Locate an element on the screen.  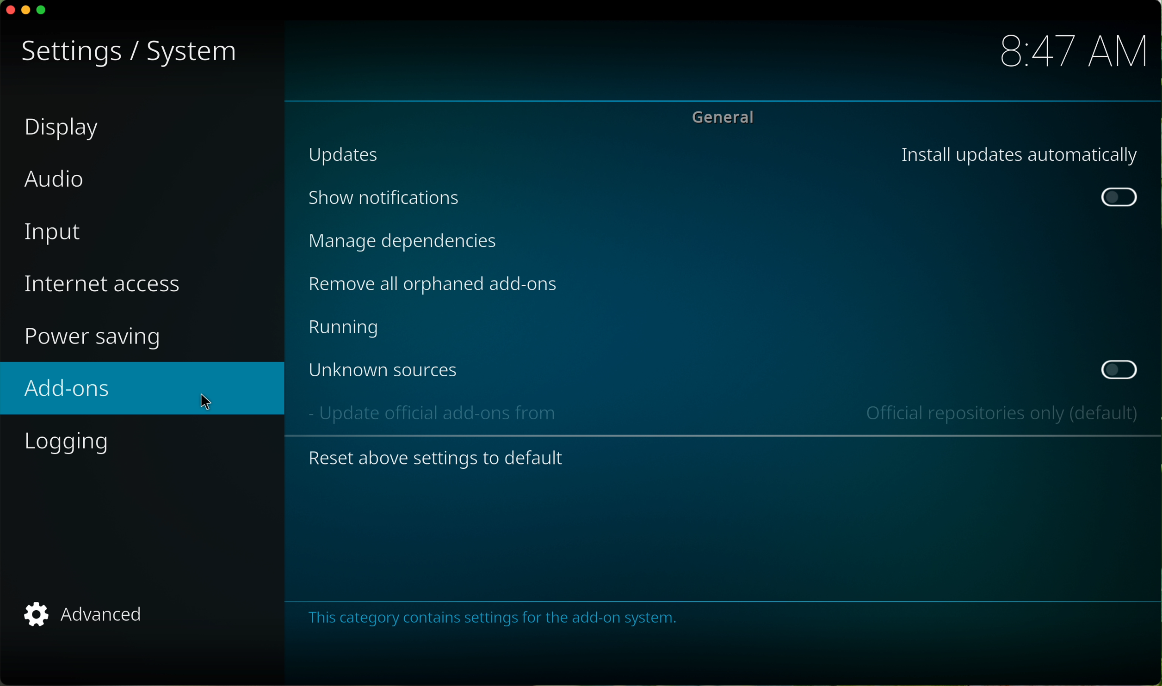
internet access is located at coordinates (106, 285).